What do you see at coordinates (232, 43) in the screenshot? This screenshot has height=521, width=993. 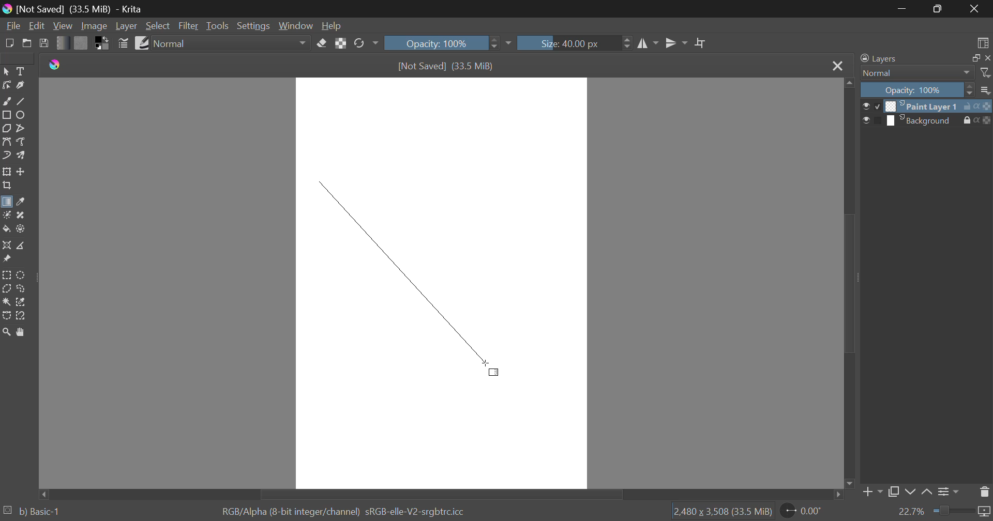 I see `Normal` at bounding box center [232, 43].